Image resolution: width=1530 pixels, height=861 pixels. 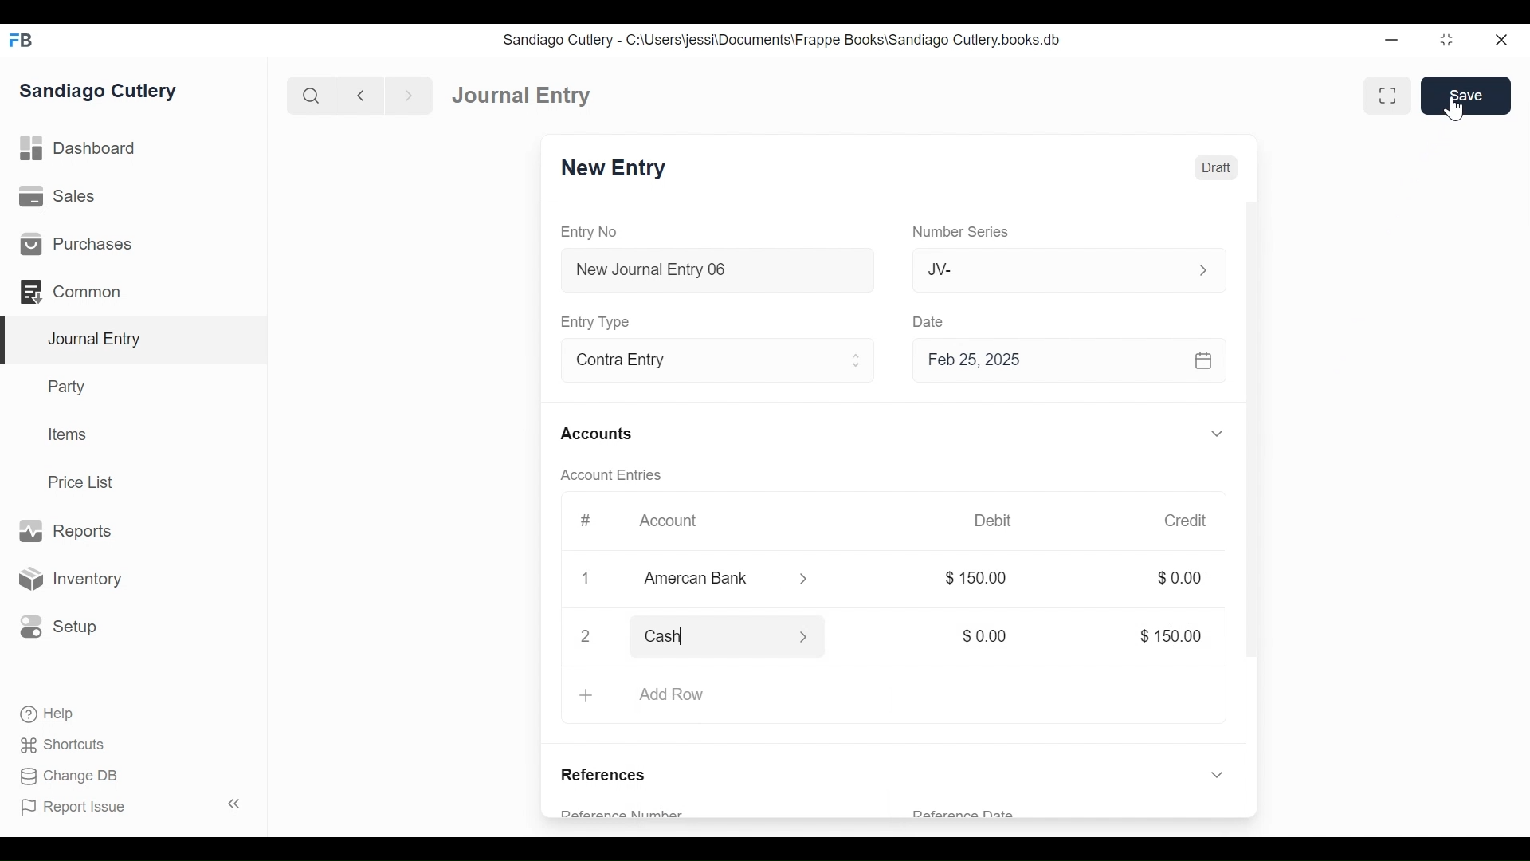 I want to click on $ 150.00, so click(x=1170, y=637).